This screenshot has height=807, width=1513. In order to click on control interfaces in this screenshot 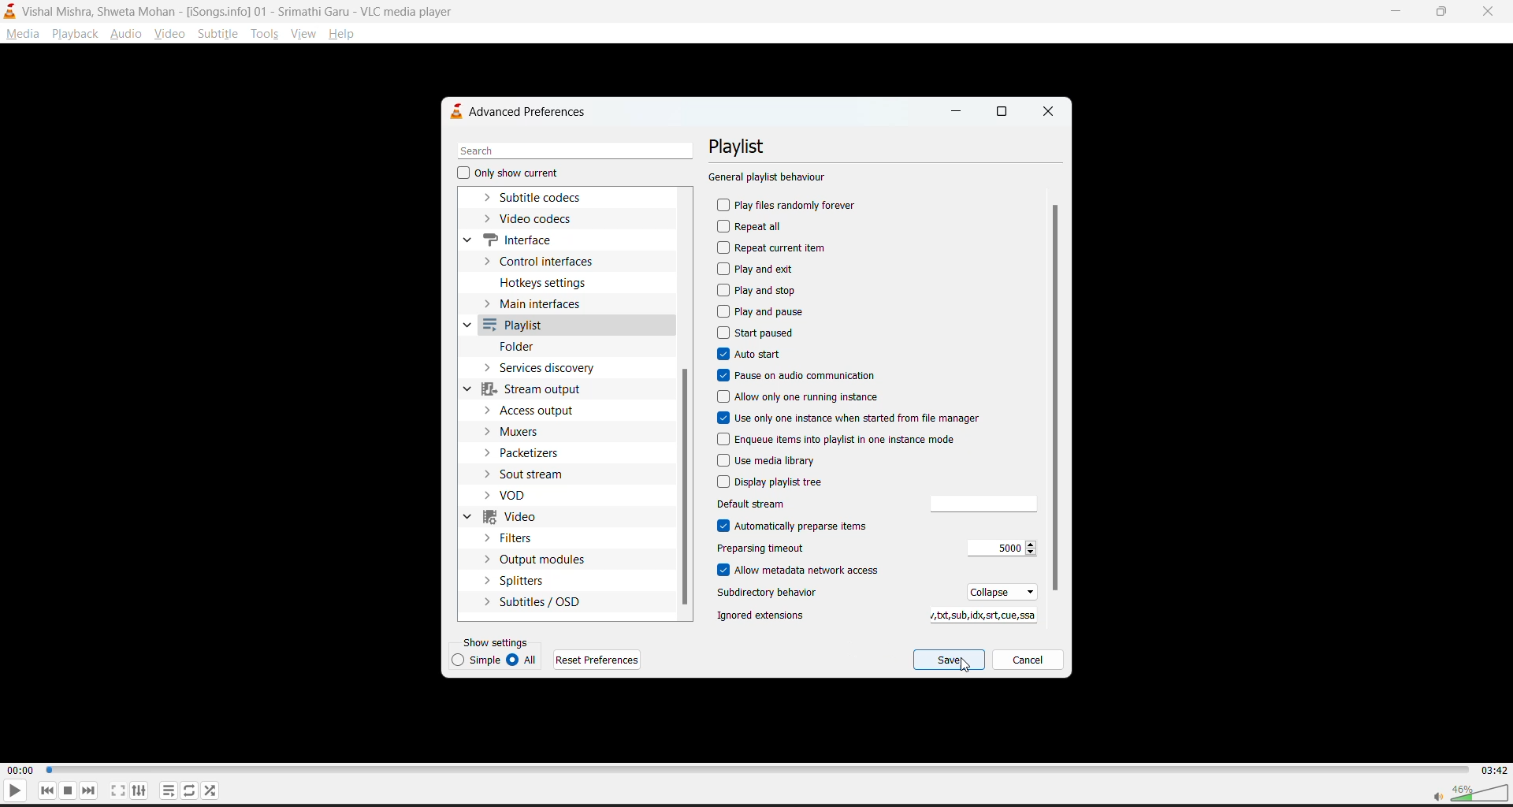, I will do `click(545, 262)`.